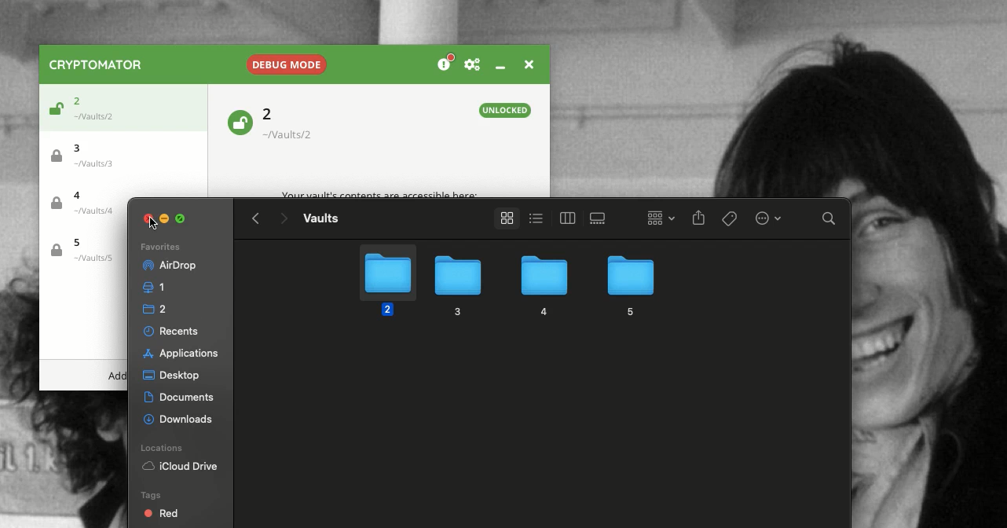 Image resolution: width=1007 pixels, height=528 pixels. What do you see at coordinates (472, 65) in the screenshot?
I see `Preferences` at bounding box center [472, 65].